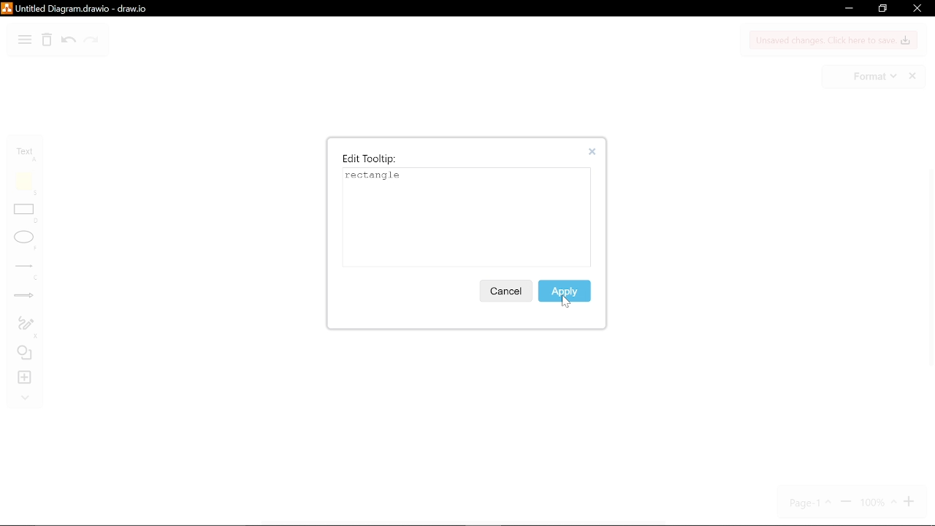 This screenshot has width=935, height=526. What do you see at coordinates (25, 297) in the screenshot?
I see `arrows` at bounding box center [25, 297].